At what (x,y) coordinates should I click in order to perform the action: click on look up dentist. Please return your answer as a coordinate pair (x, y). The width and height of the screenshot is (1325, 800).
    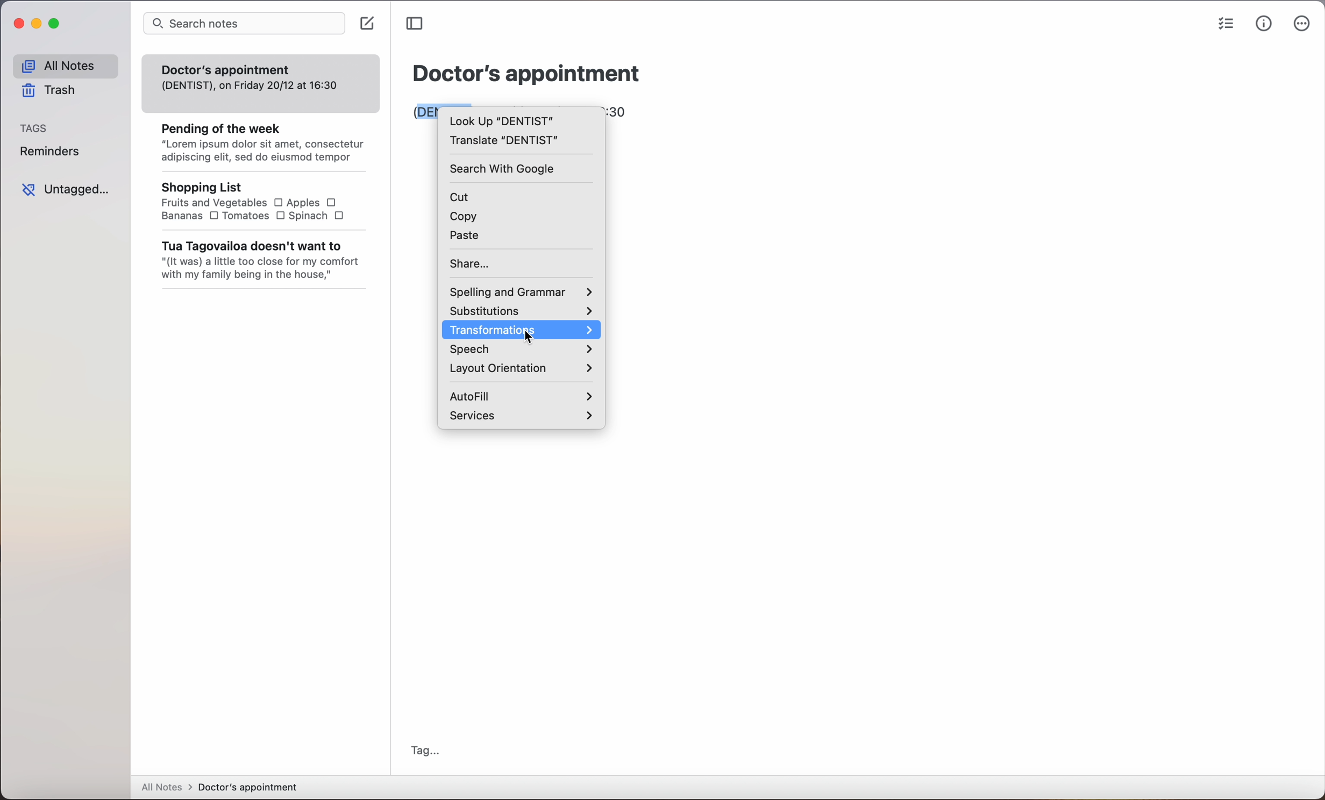
    Looking at the image, I should click on (500, 120).